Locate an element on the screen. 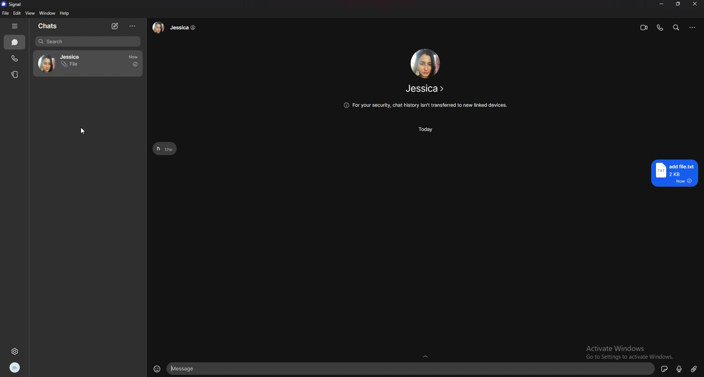  today is located at coordinates (427, 130).